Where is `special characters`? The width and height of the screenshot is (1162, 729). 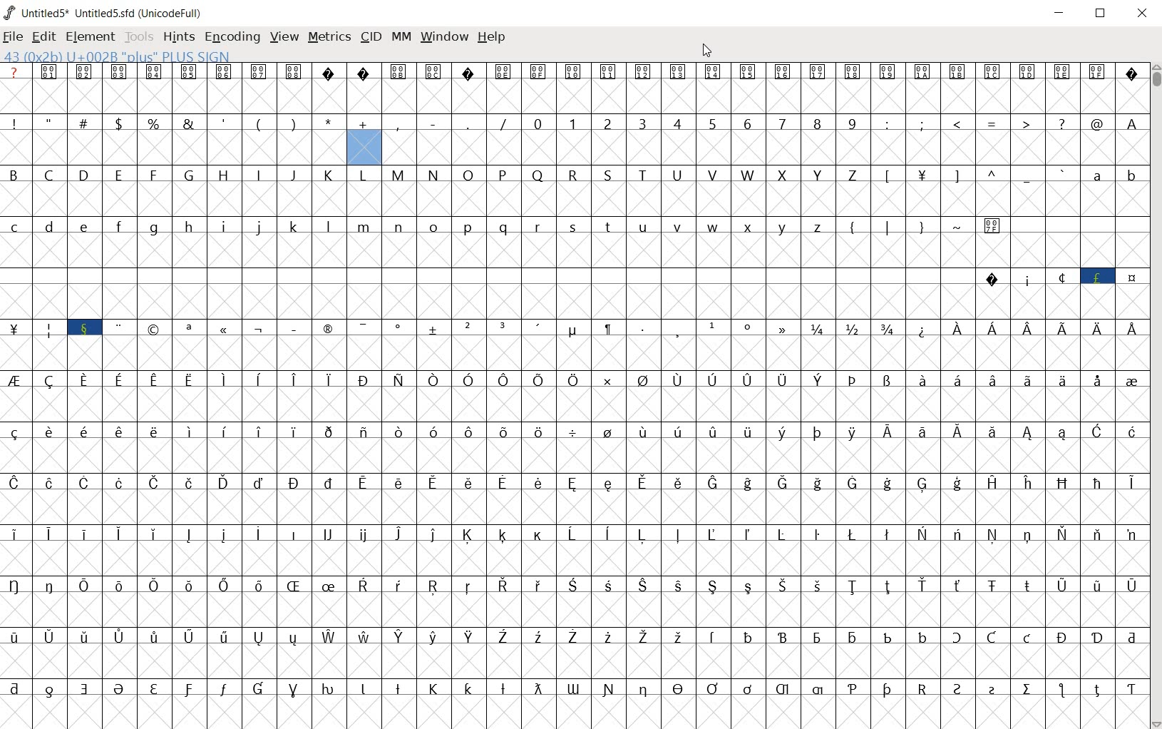
special characters is located at coordinates (852, 395).